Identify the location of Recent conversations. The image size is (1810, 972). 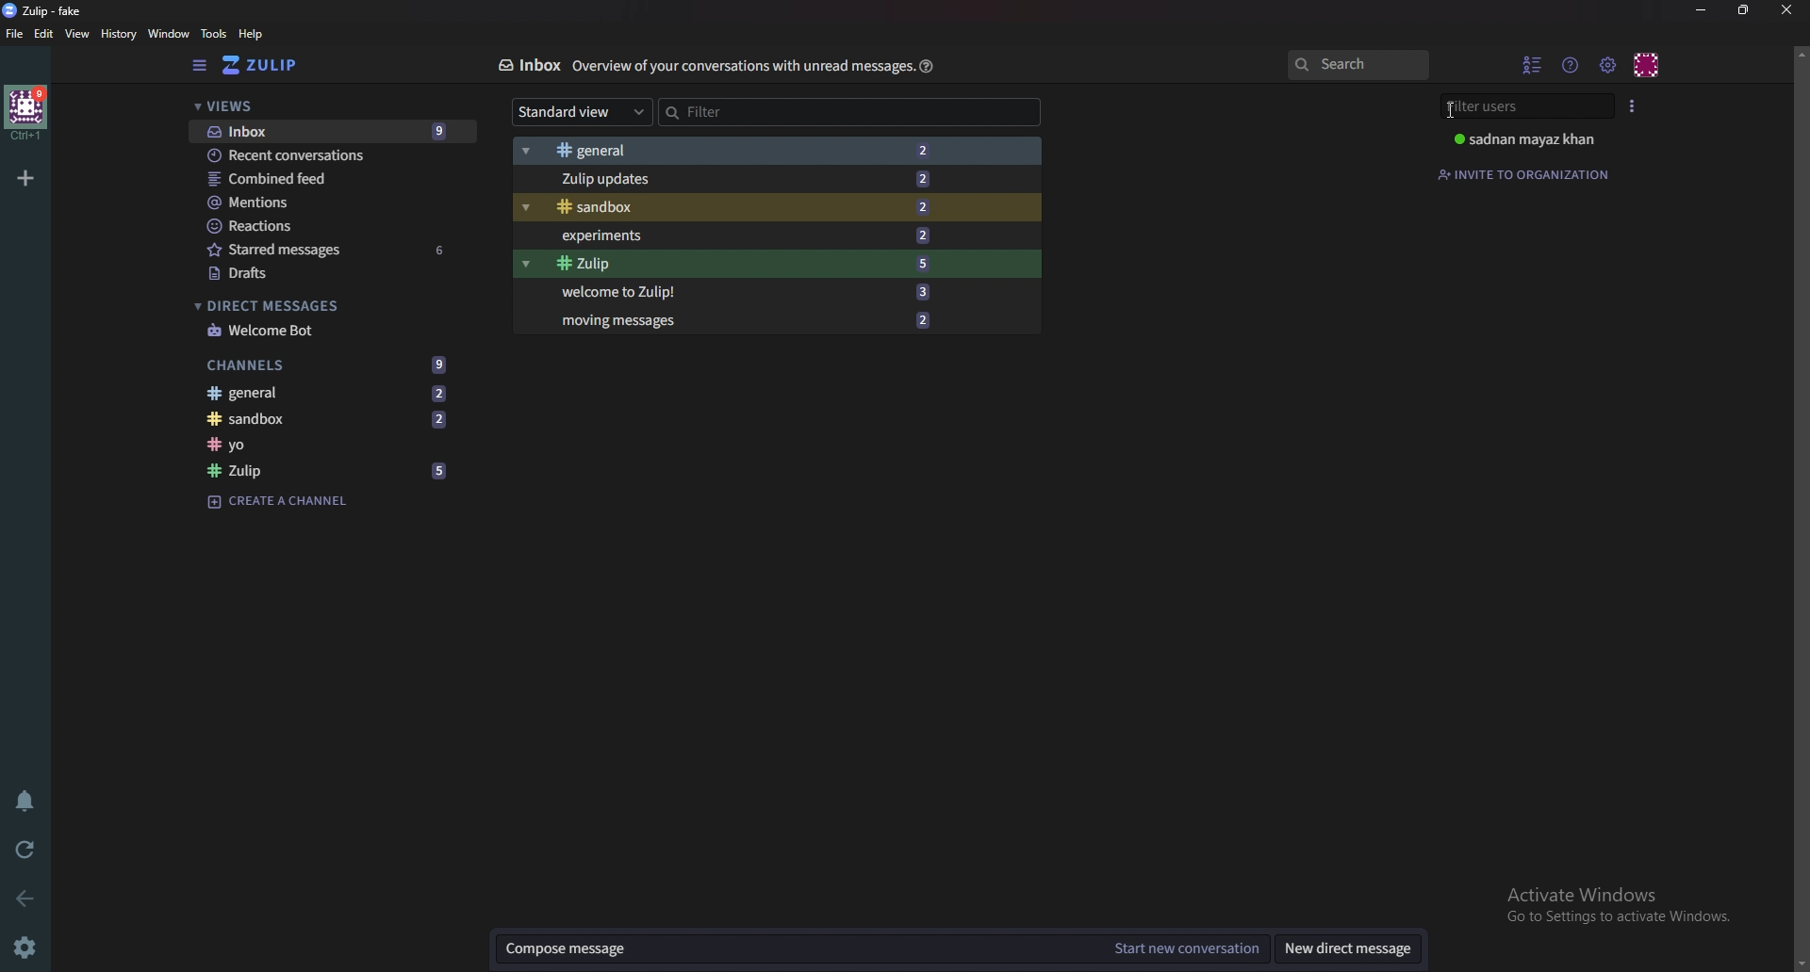
(323, 155).